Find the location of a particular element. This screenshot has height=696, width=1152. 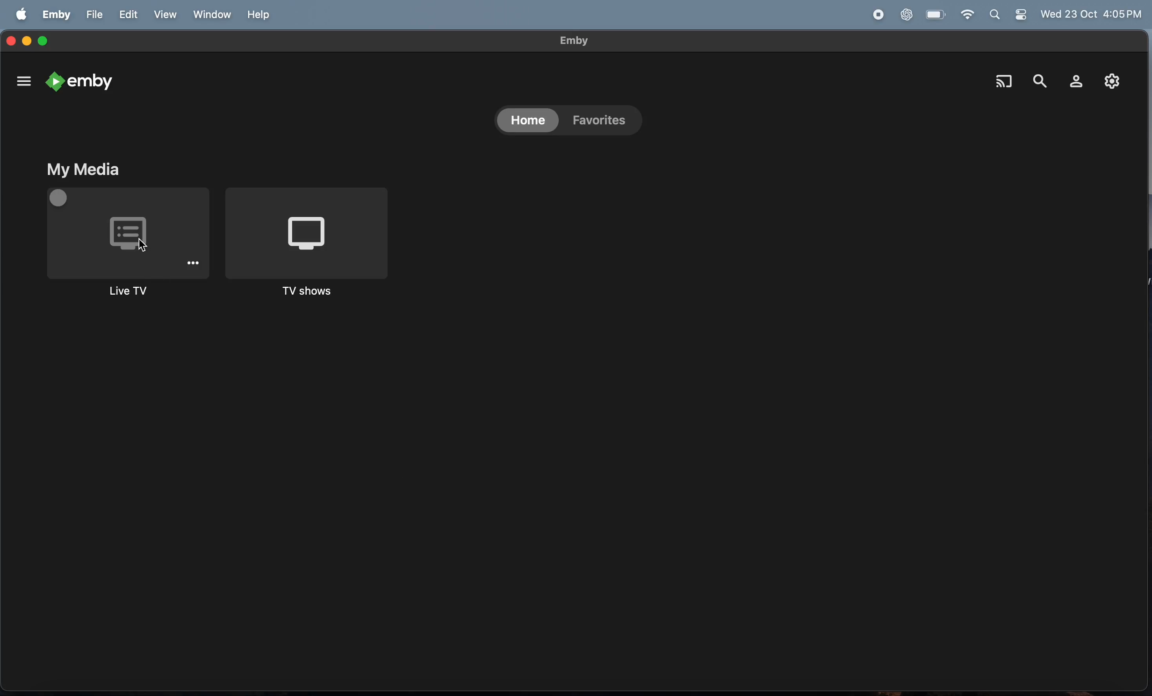

home is located at coordinates (526, 122).